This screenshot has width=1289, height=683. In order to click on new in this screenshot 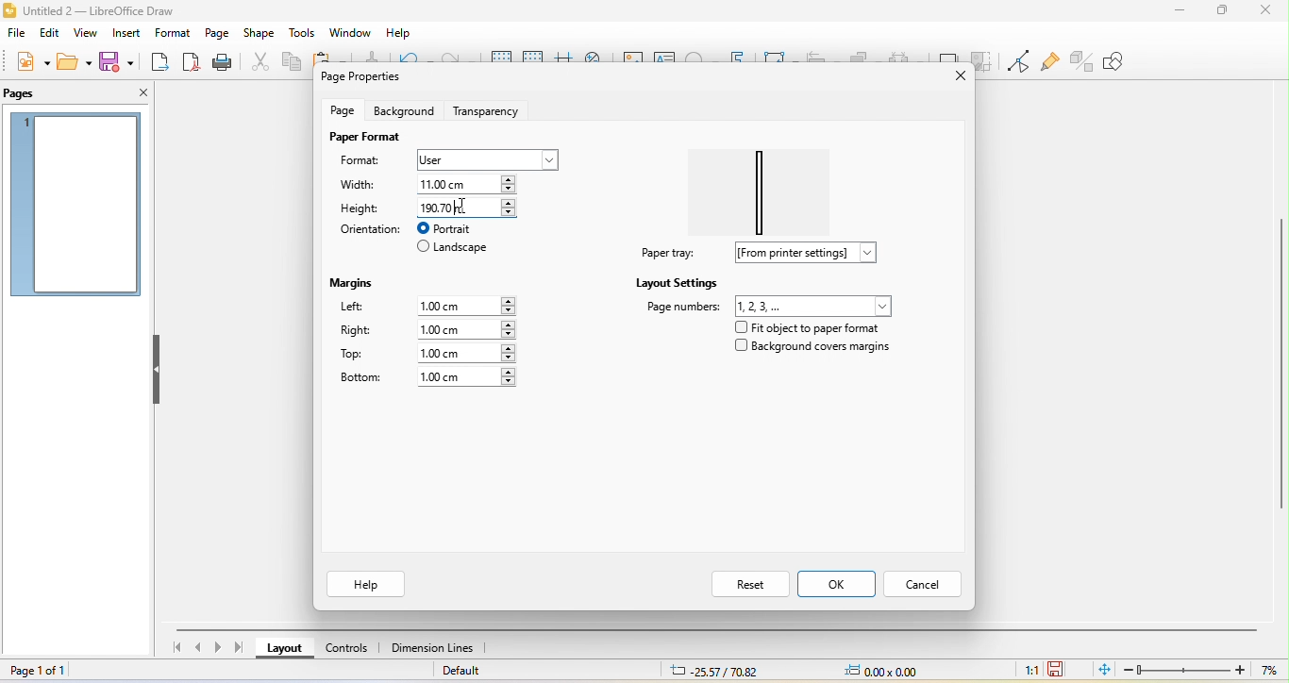, I will do `click(30, 62)`.